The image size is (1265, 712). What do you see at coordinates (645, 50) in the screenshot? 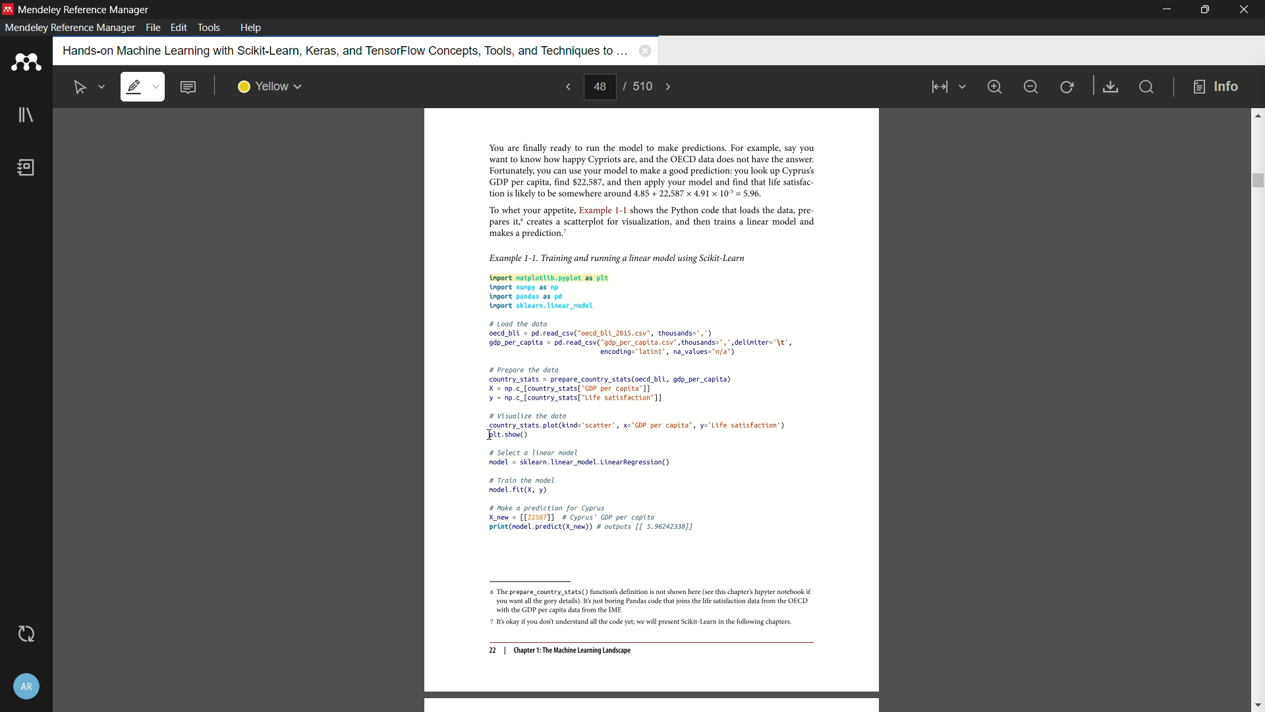
I see `close book` at bounding box center [645, 50].